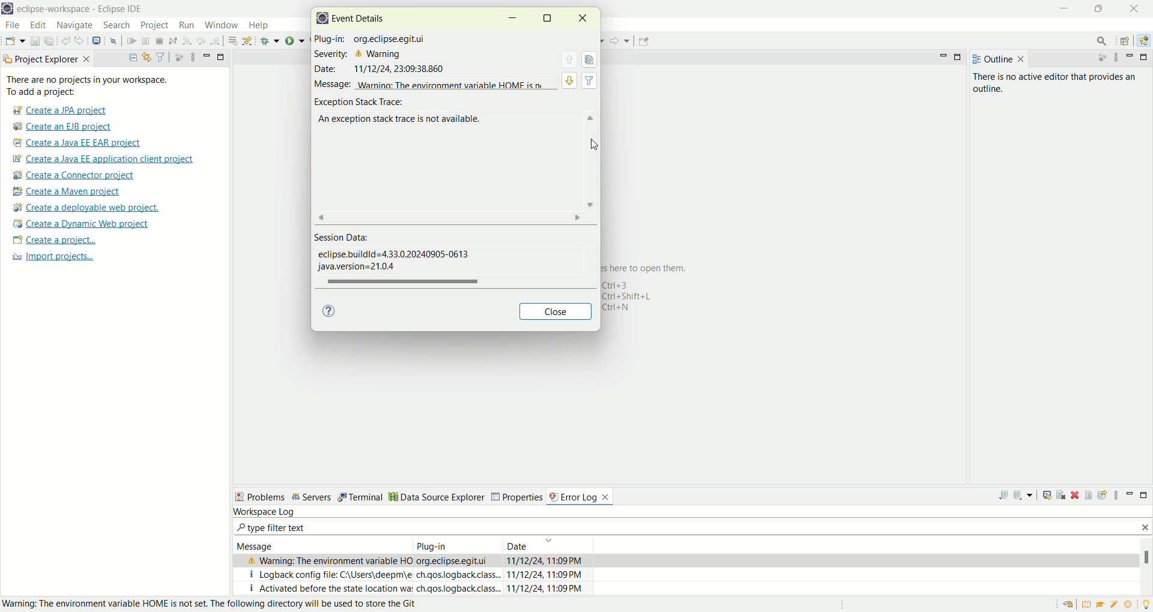 The height and width of the screenshot is (612, 1153). I want to click on help, so click(329, 311).